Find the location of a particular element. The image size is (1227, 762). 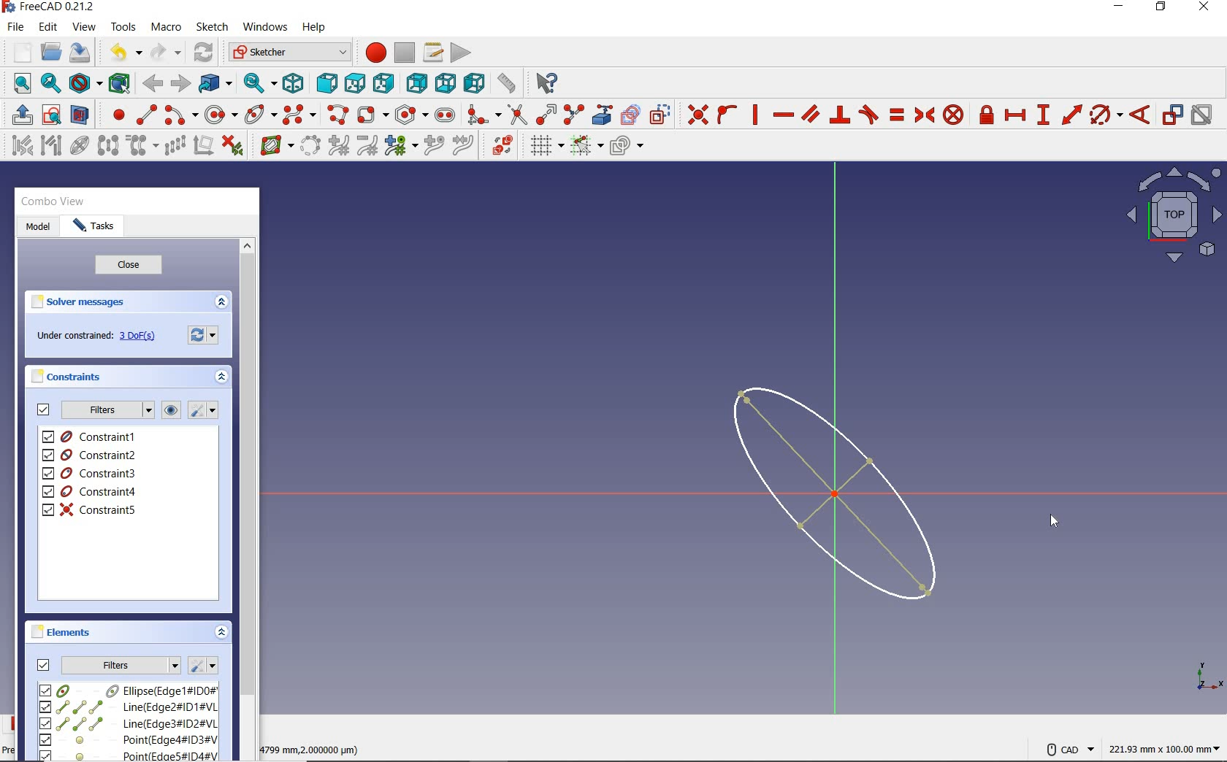

select associated geometry is located at coordinates (51, 147).